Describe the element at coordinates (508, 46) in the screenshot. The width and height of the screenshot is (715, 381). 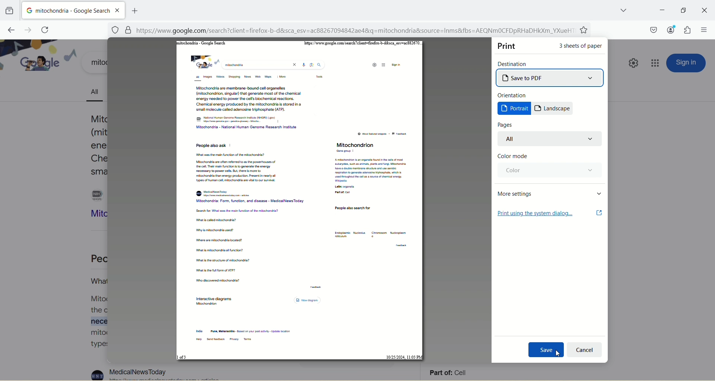
I see `print` at that location.